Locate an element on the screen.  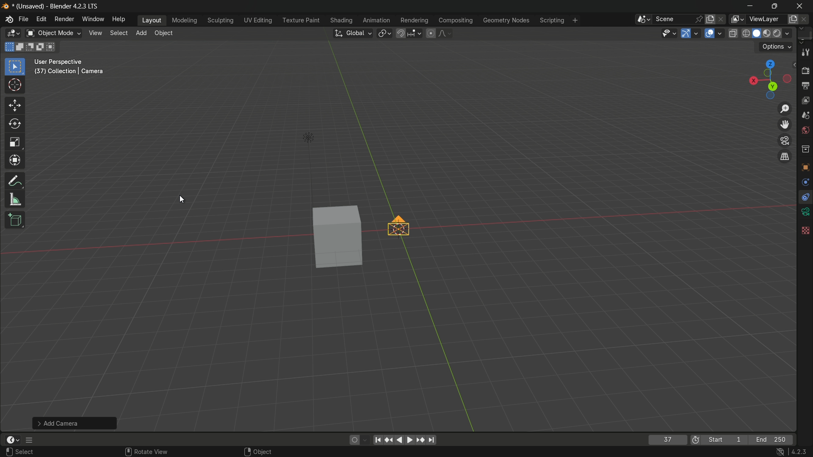
select is located at coordinates (25, 454).